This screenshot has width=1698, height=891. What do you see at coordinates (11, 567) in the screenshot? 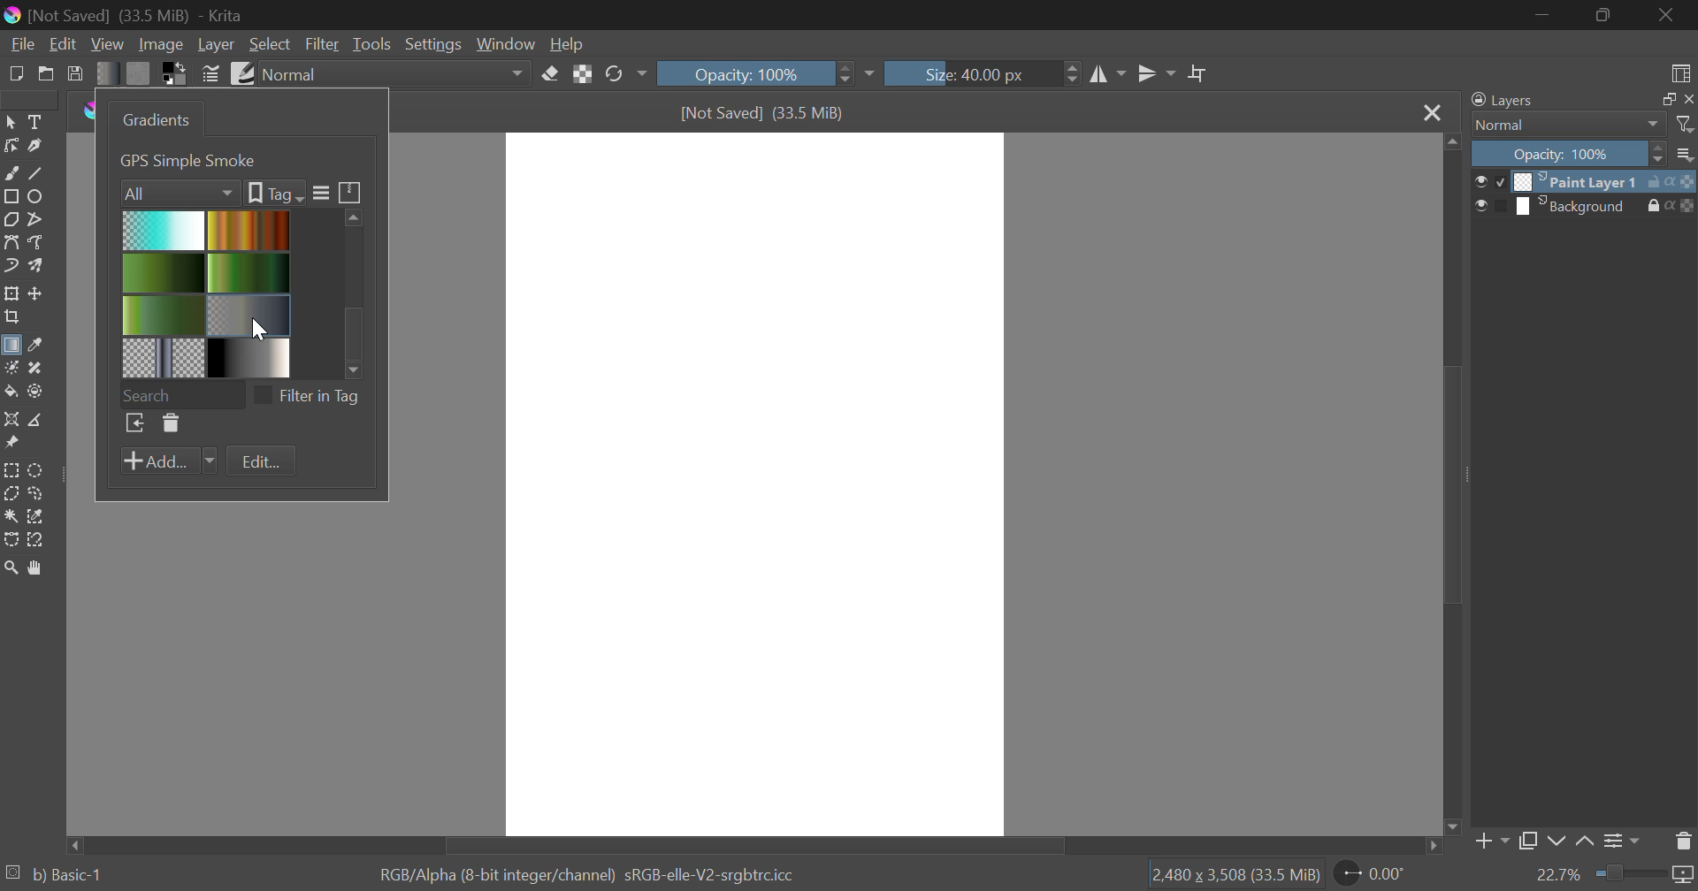
I see `Zoom` at bounding box center [11, 567].